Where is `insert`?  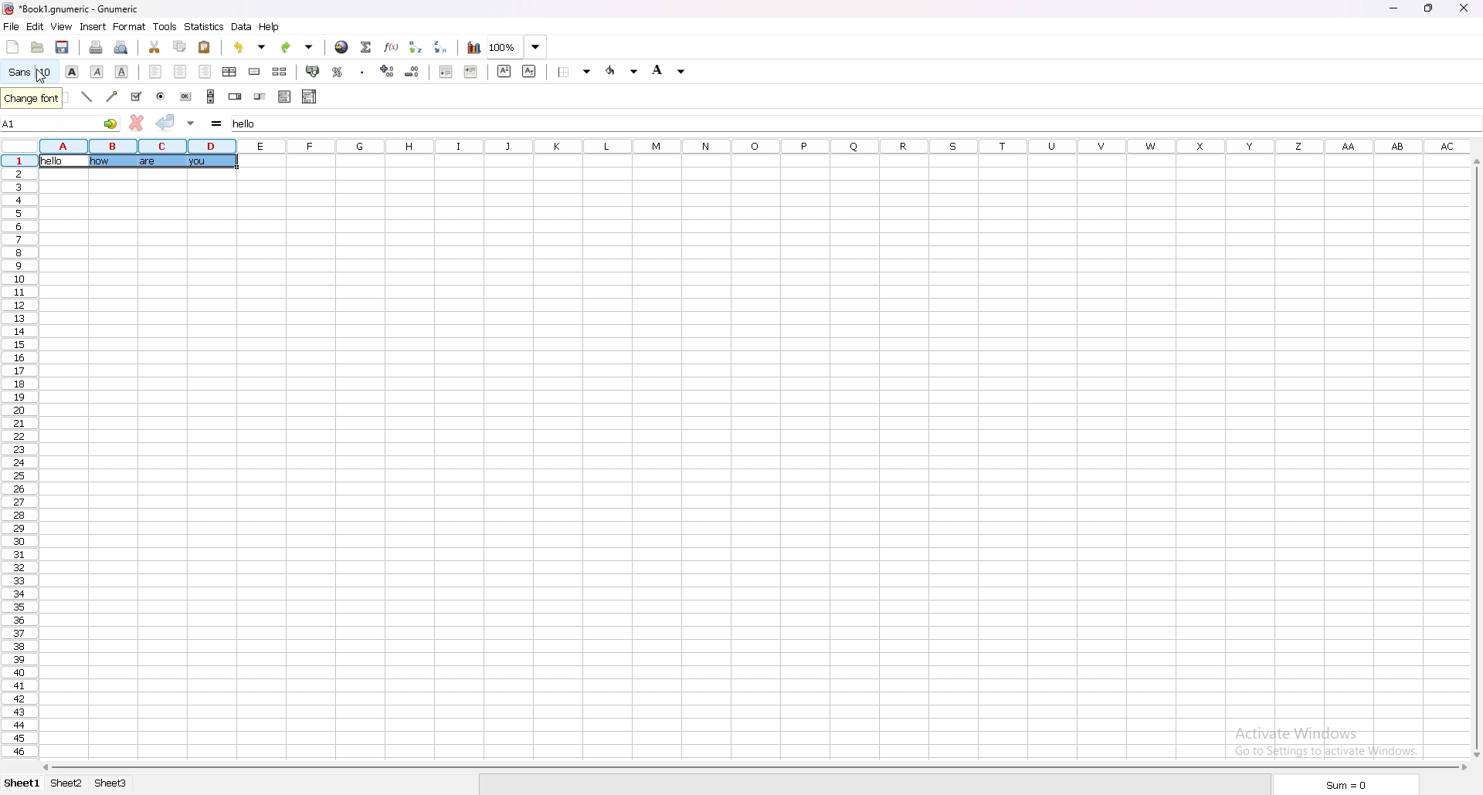 insert is located at coordinates (94, 25).